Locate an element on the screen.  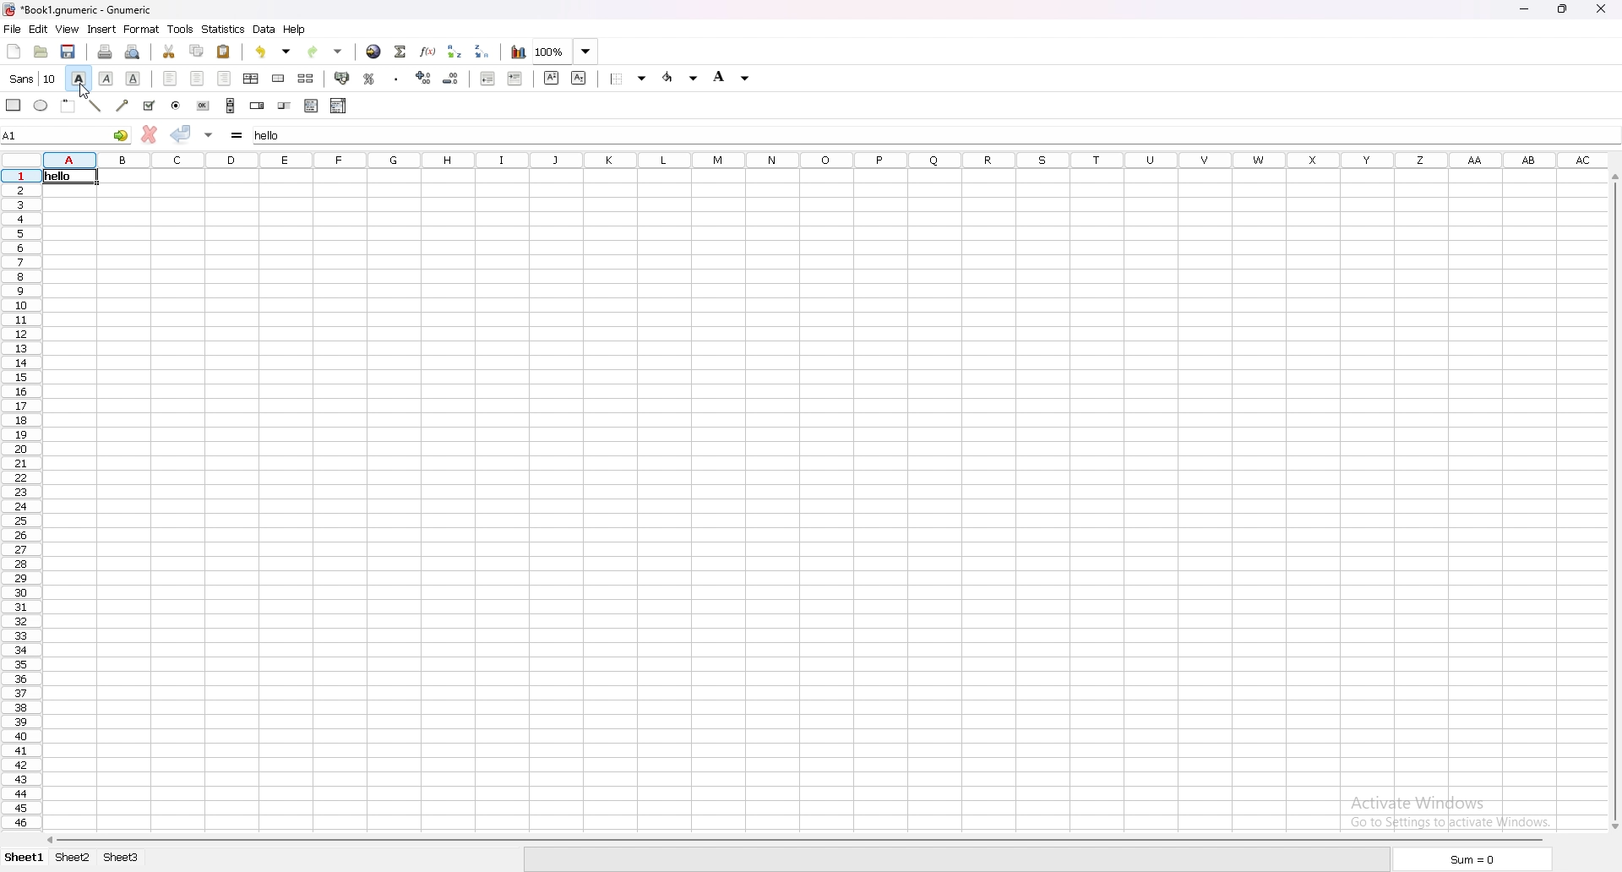
cancel change is located at coordinates (150, 134).